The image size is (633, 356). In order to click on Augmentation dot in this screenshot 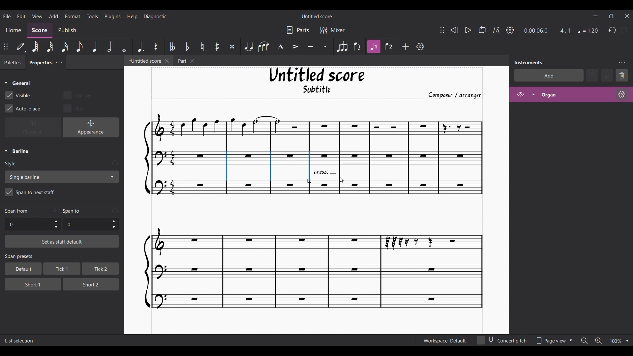, I will do `click(140, 46)`.